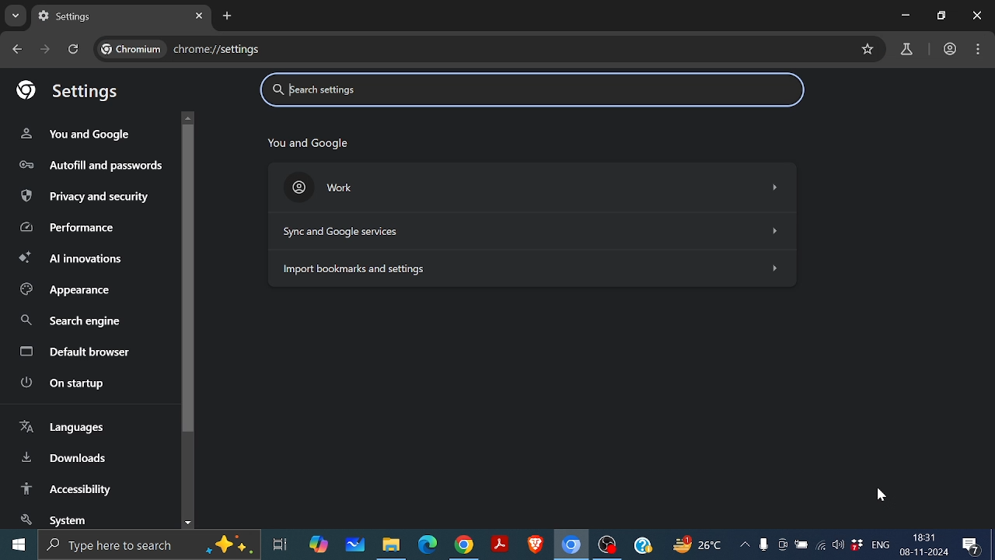  Describe the element at coordinates (763, 548) in the screenshot. I see `voice ` at that location.